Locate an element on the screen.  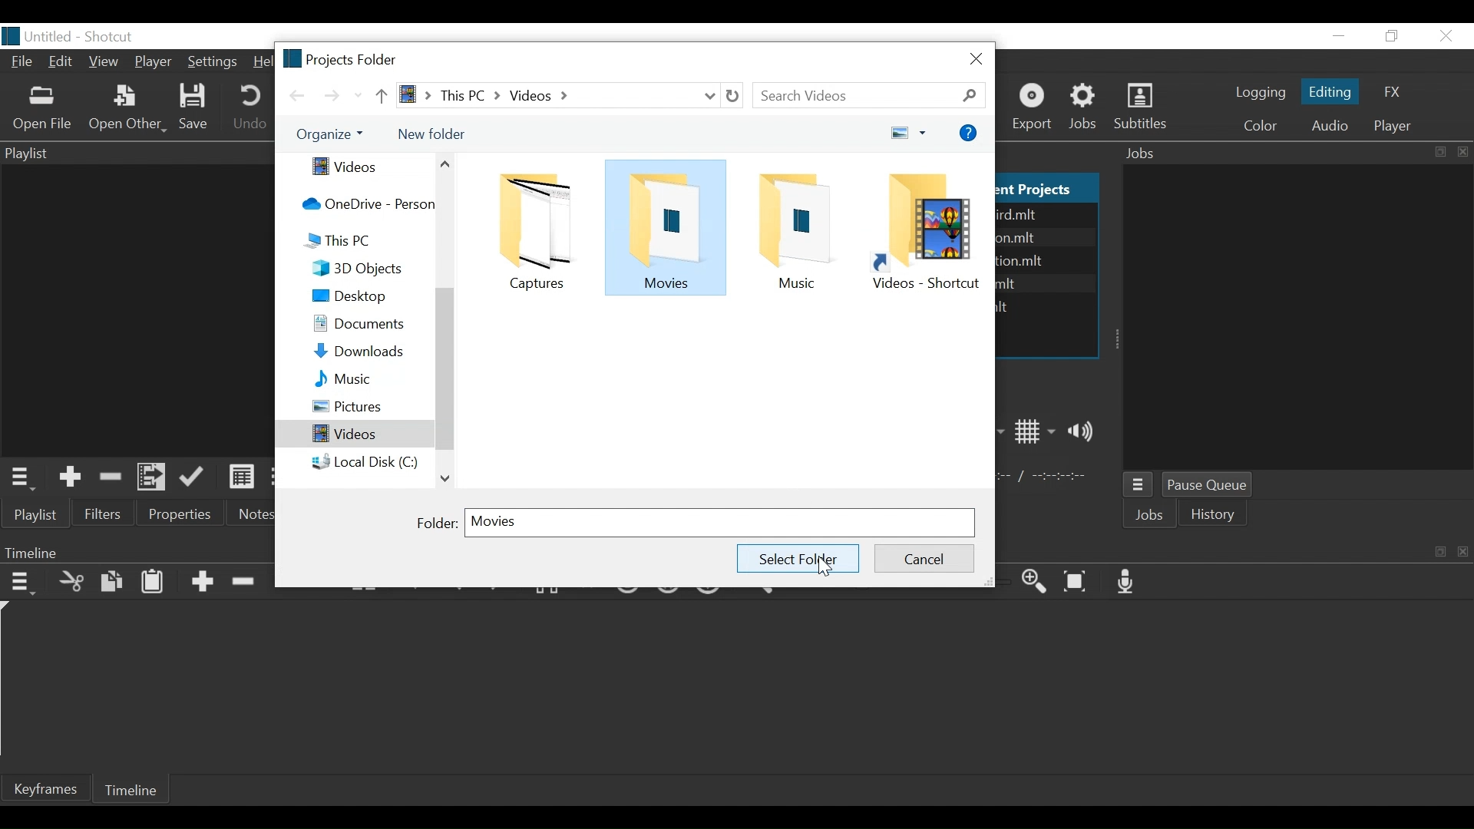
Parent is located at coordinates (379, 96).